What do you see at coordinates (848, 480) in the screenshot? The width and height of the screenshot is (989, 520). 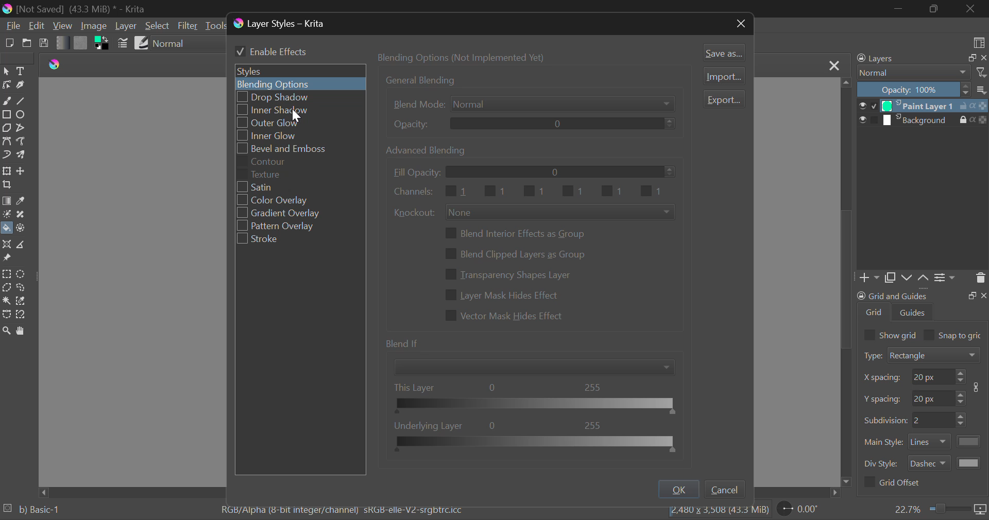 I see `move down` at bounding box center [848, 480].